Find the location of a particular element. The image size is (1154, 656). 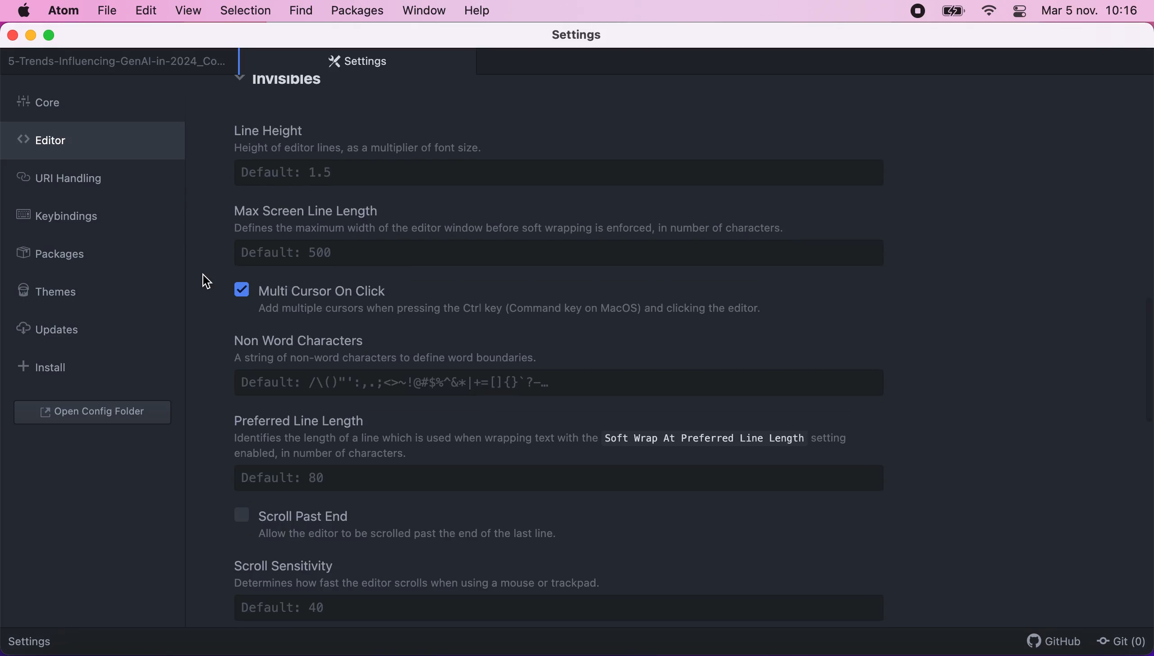

battery is located at coordinates (953, 11).